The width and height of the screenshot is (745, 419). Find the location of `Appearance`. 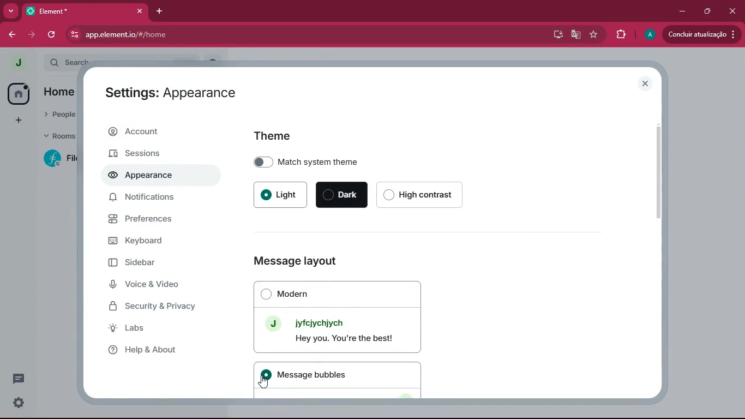

Appearance is located at coordinates (146, 174).